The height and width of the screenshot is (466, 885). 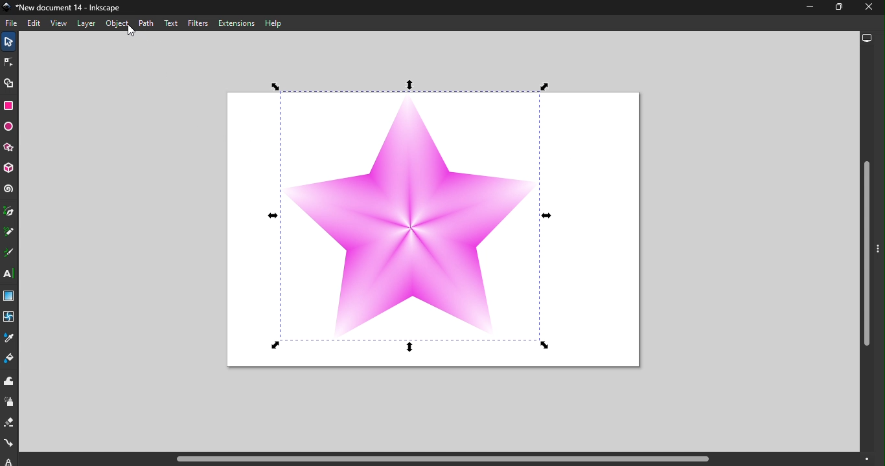 I want to click on Shape builder tool, so click(x=8, y=84).